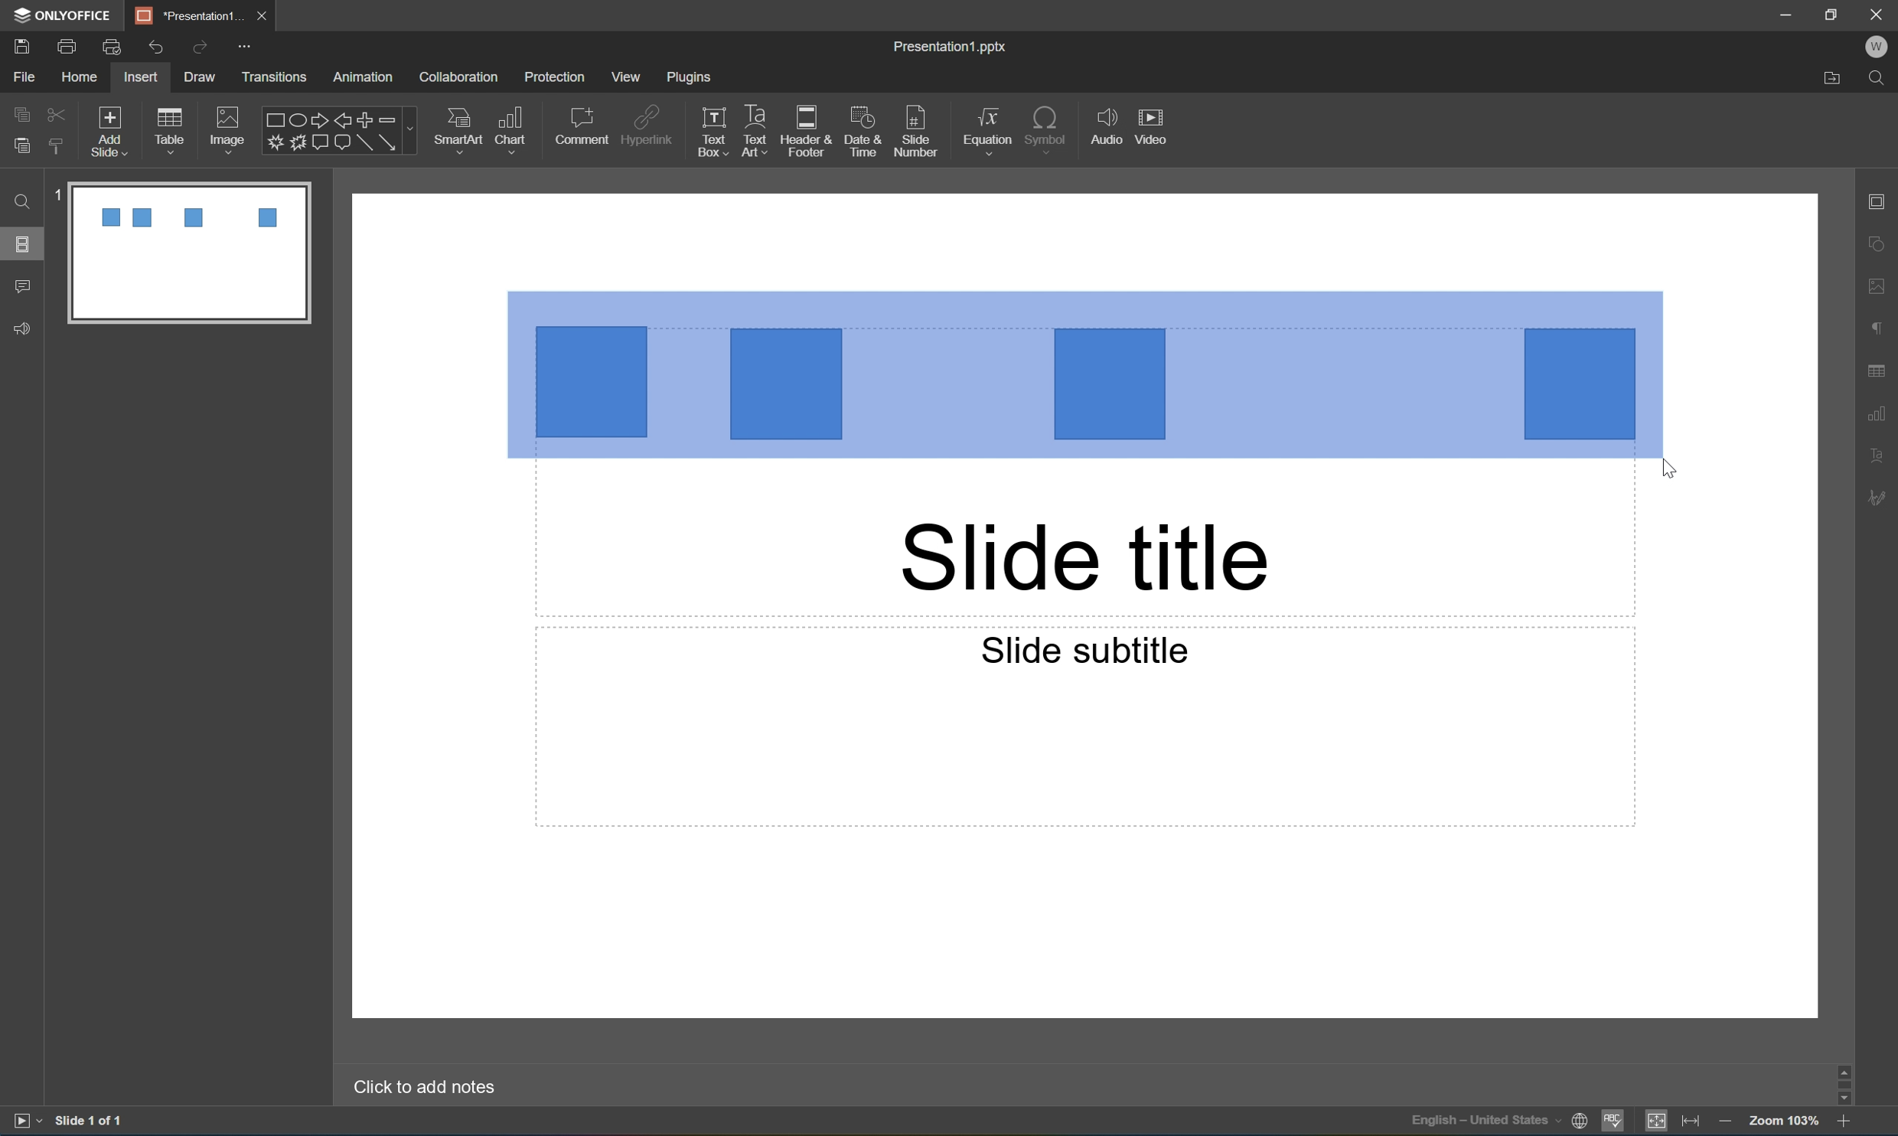 This screenshot has height=1136, width=1898. I want to click on print, so click(65, 44).